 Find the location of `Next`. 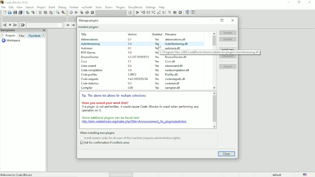

Next is located at coordinates (2, 35).